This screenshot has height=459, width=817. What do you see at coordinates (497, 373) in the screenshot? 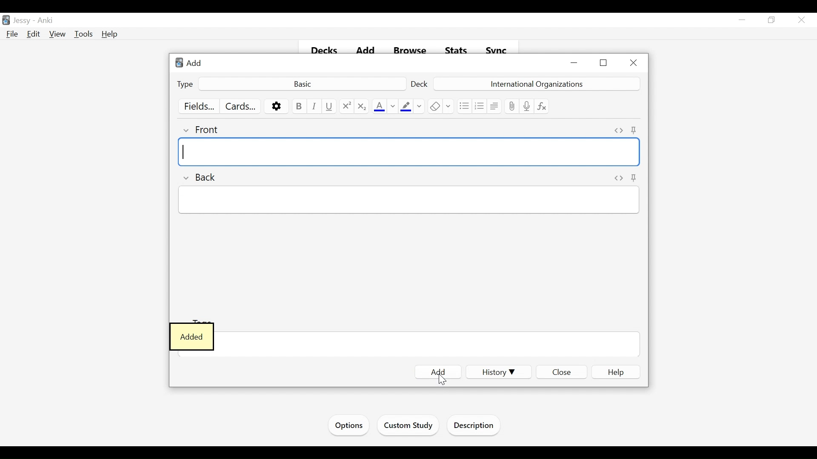
I see `History` at bounding box center [497, 373].